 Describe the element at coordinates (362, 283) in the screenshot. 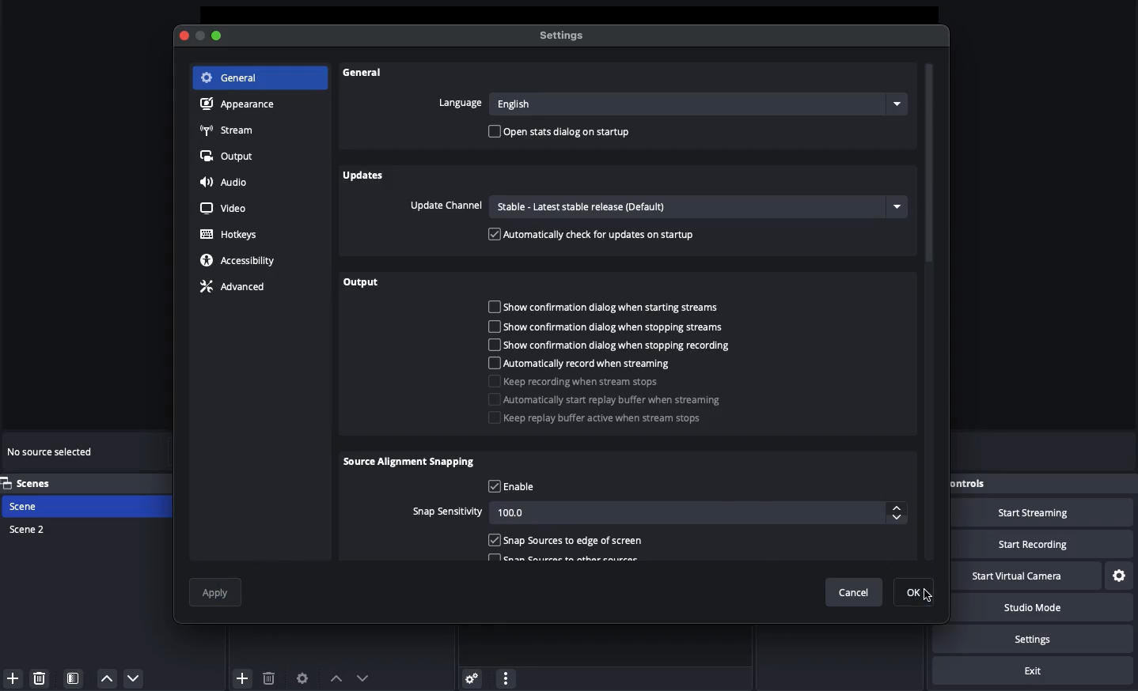

I see `Output` at that location.